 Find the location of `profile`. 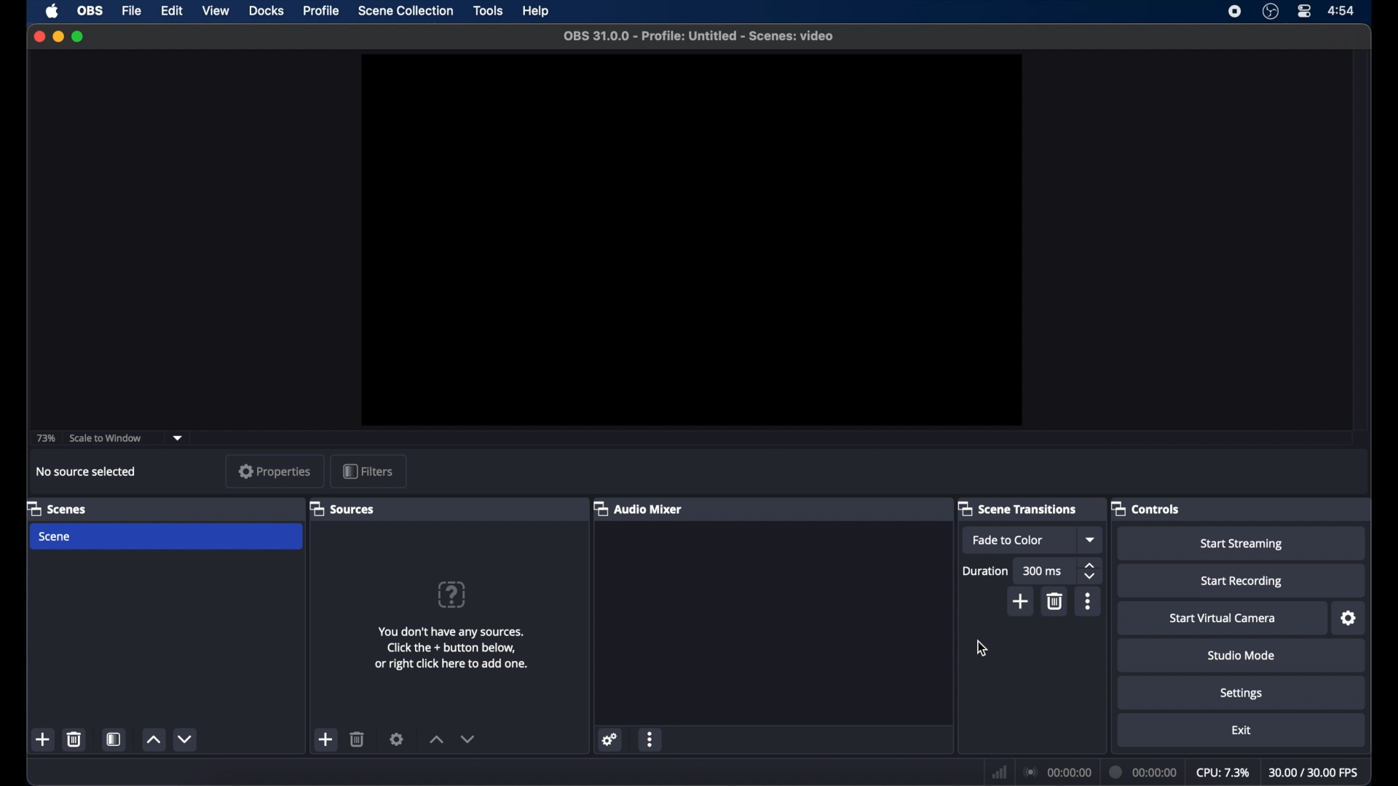

profile is located at coordinates (322, 12).